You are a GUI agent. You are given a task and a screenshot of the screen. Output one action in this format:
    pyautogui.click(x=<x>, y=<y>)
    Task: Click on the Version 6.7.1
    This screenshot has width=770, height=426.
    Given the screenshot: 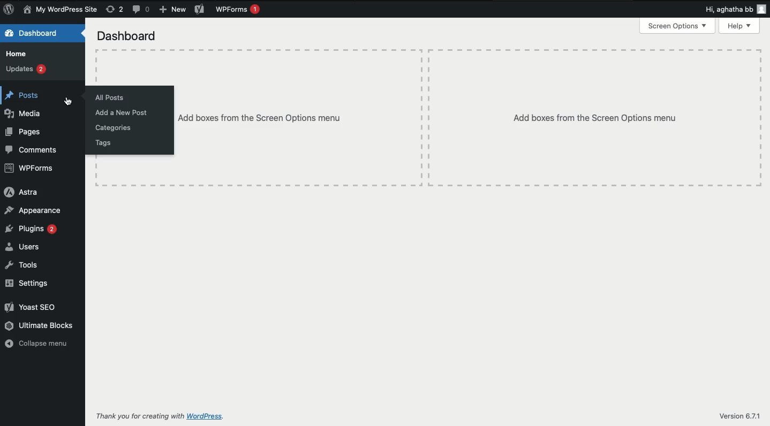 What is the action you would take?
    pyautogui.click(x=739, y=415)
    